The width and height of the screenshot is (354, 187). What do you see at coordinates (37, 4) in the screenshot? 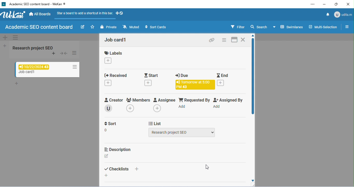
I see `current window: ‘Academic SEO content board - WeKan` at bounding box center [37, 4].